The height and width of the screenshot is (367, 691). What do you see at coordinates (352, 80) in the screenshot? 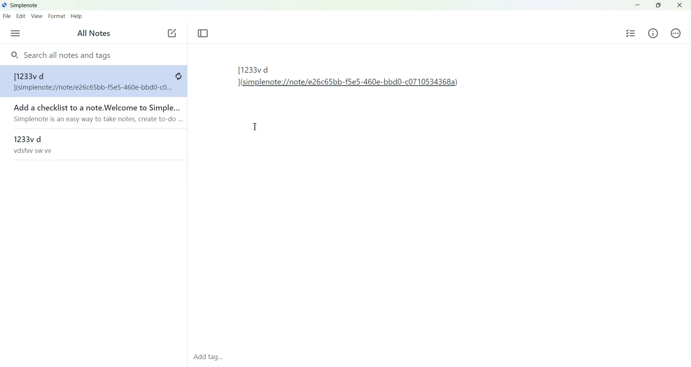
I see `Internal link copied` at bounding box center [352, 80].